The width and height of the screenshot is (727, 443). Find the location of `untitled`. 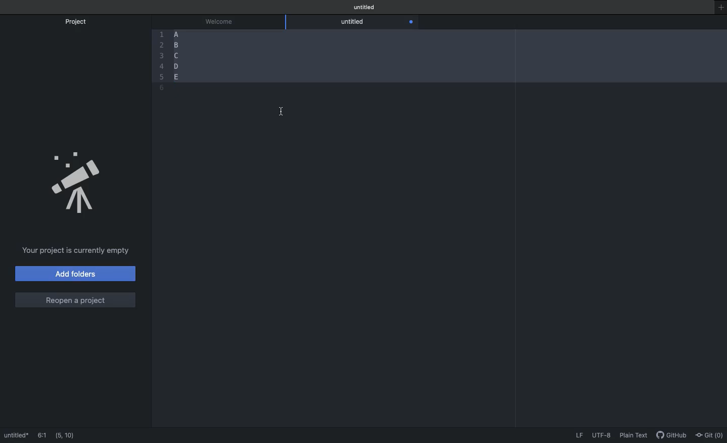

untitled is located at coordinates (363, 7).